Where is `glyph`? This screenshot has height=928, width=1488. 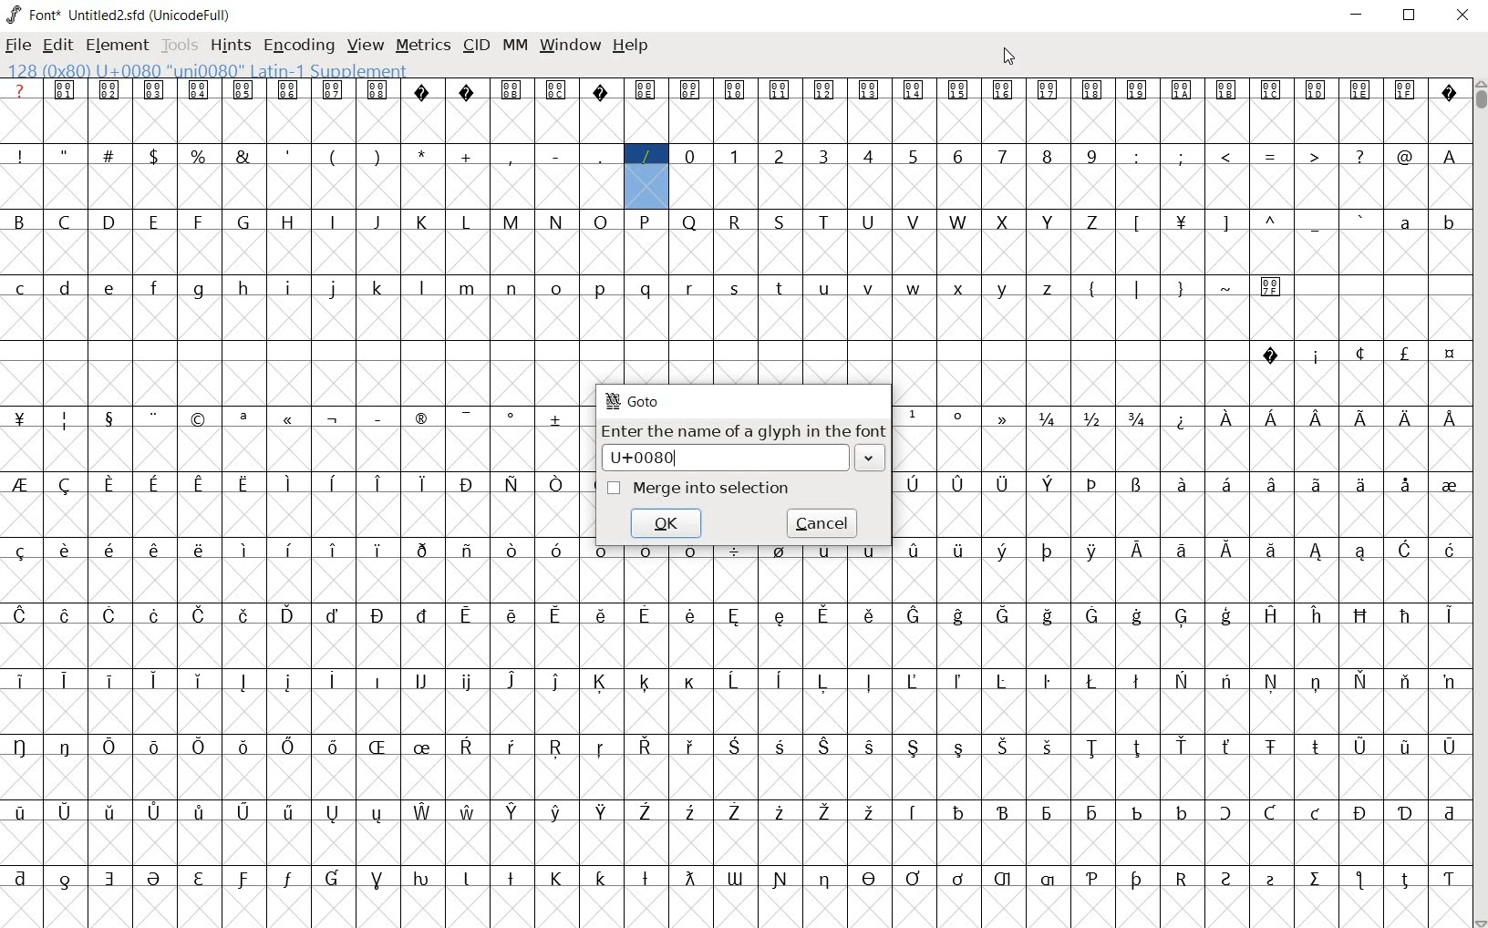
glyph is located at coordinates (423, 812).